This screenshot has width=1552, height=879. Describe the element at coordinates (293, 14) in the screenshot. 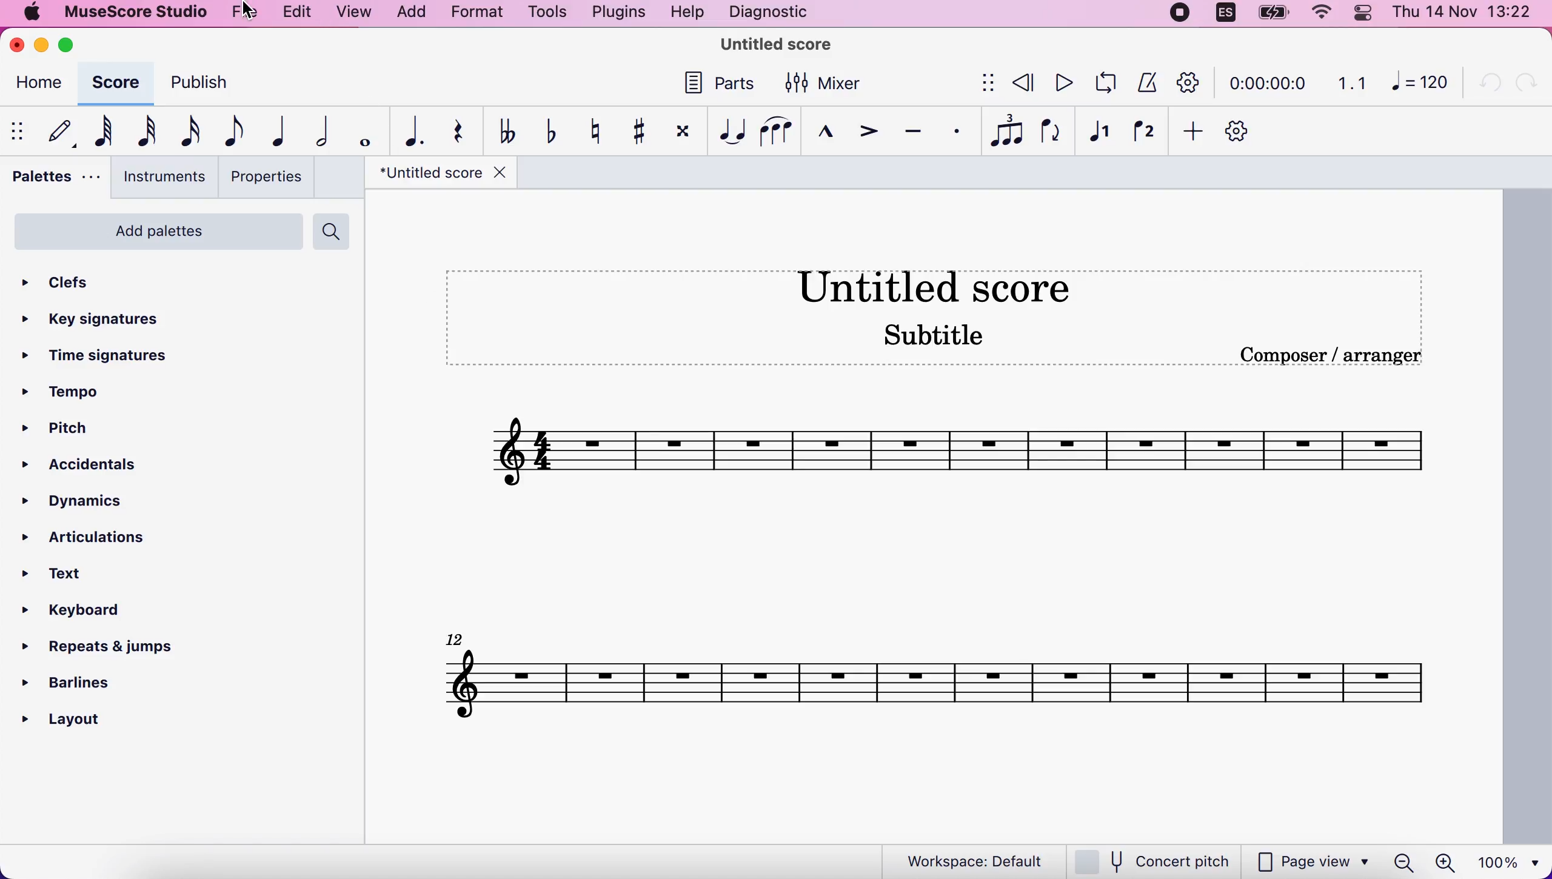

I see `edit` at that location.